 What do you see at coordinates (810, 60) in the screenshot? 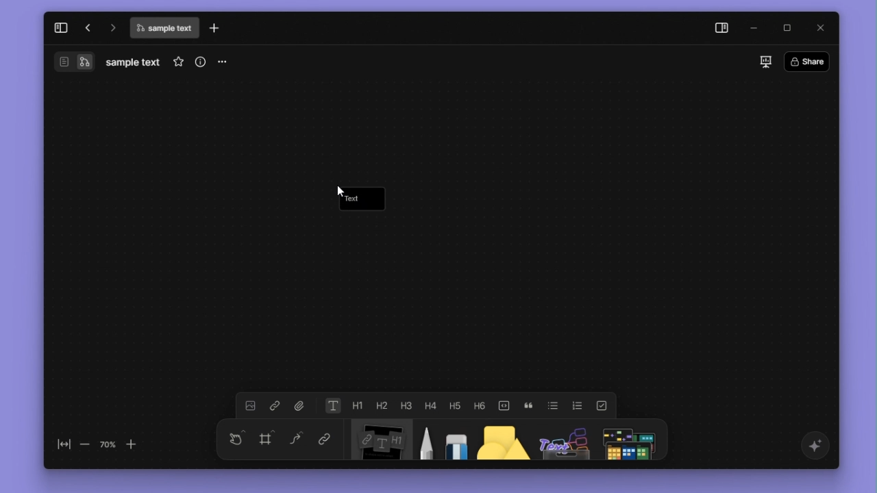
I see `share` at bounding box center [810, 60].